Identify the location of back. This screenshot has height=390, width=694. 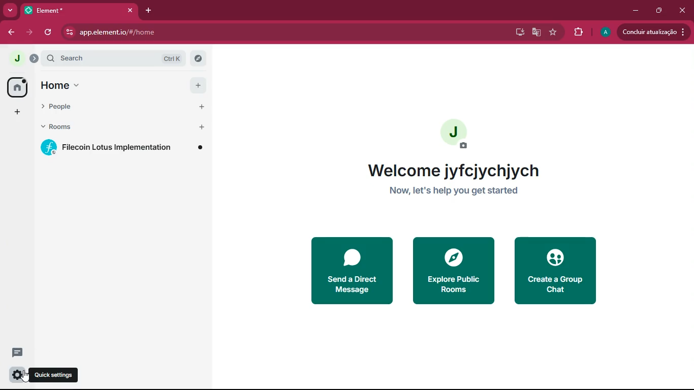
(9, 31).